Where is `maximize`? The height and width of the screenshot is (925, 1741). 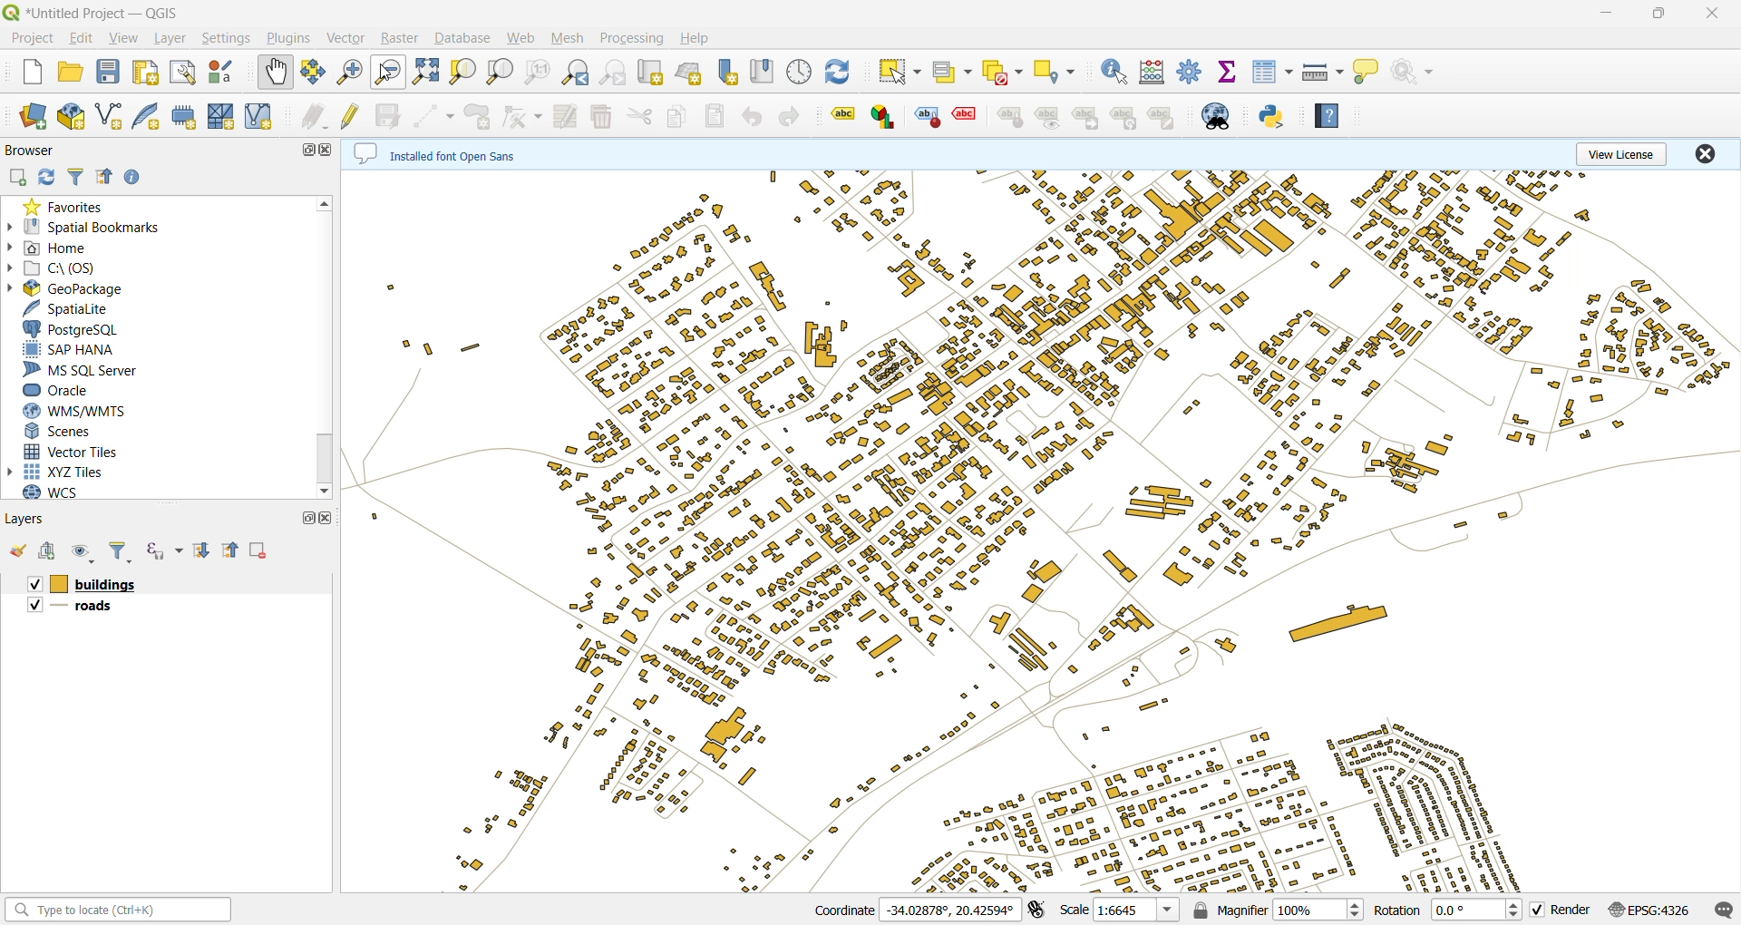 maximize is located at coordinates (302, 154).